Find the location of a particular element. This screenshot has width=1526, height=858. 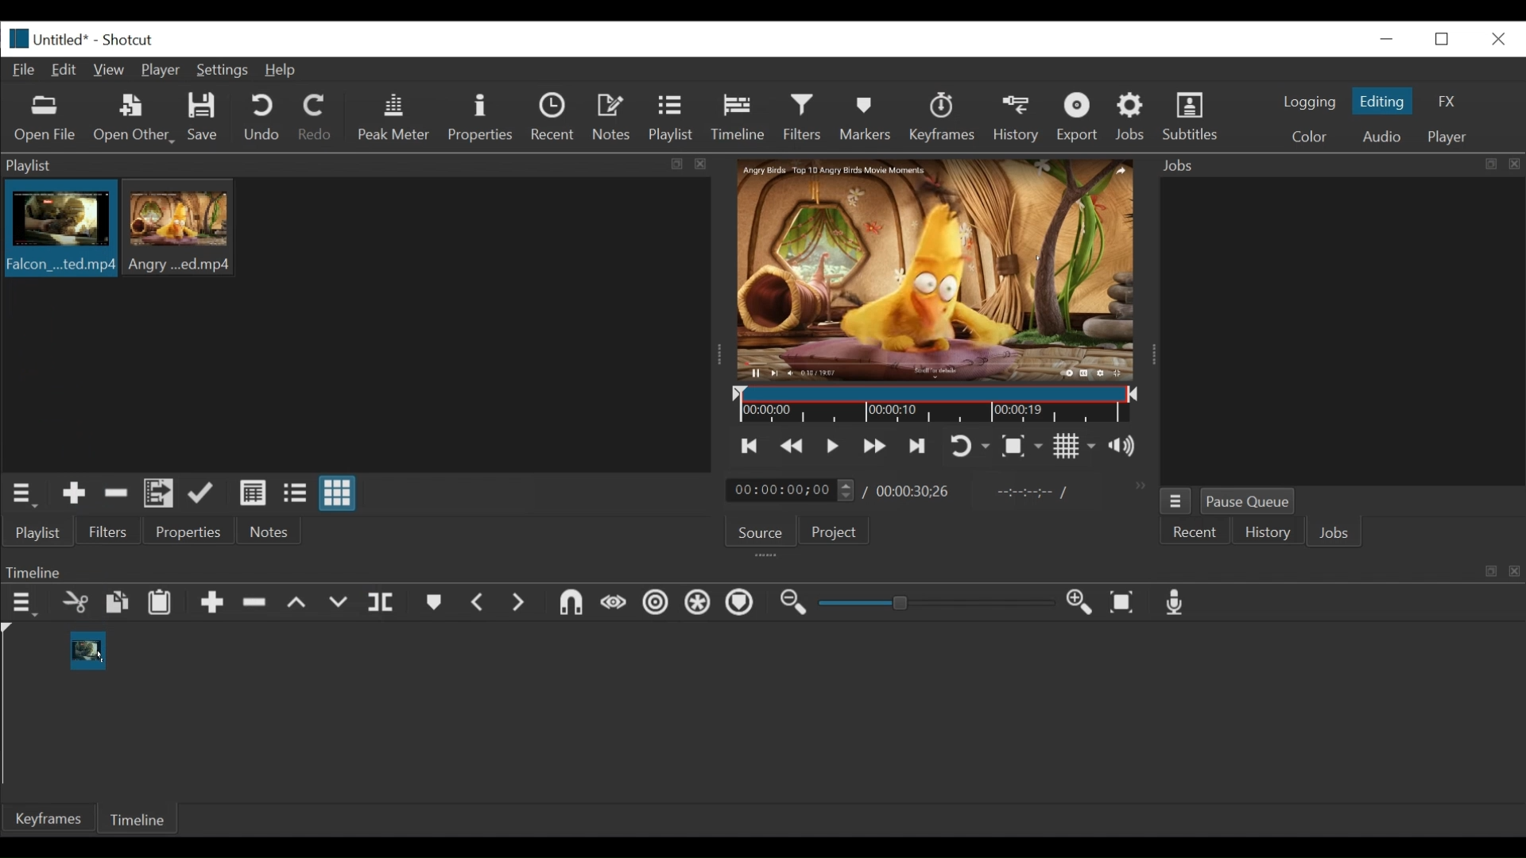

Export is located at coordinates (1080, 119).